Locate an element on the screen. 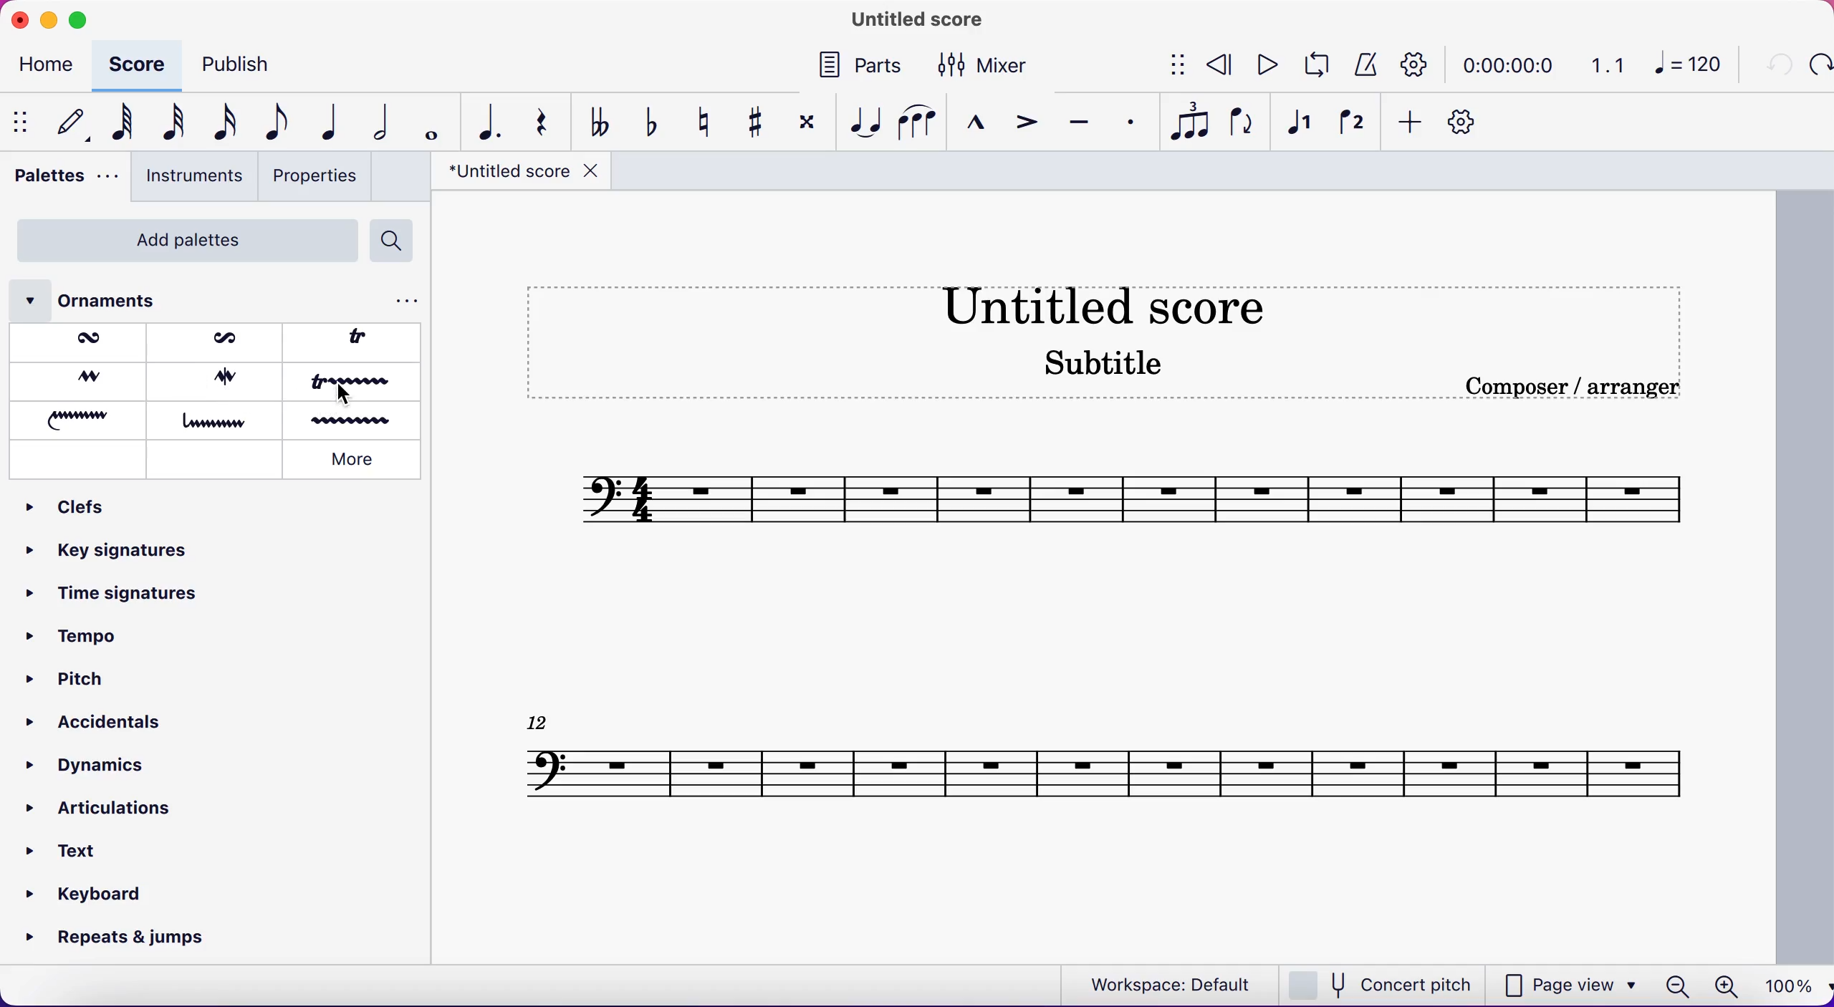  maximize is located at coordinates (79, 20).